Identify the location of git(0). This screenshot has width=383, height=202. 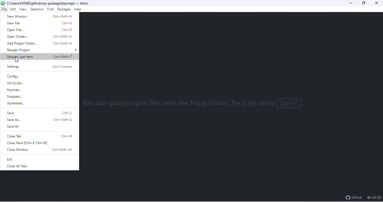
(373, 197).